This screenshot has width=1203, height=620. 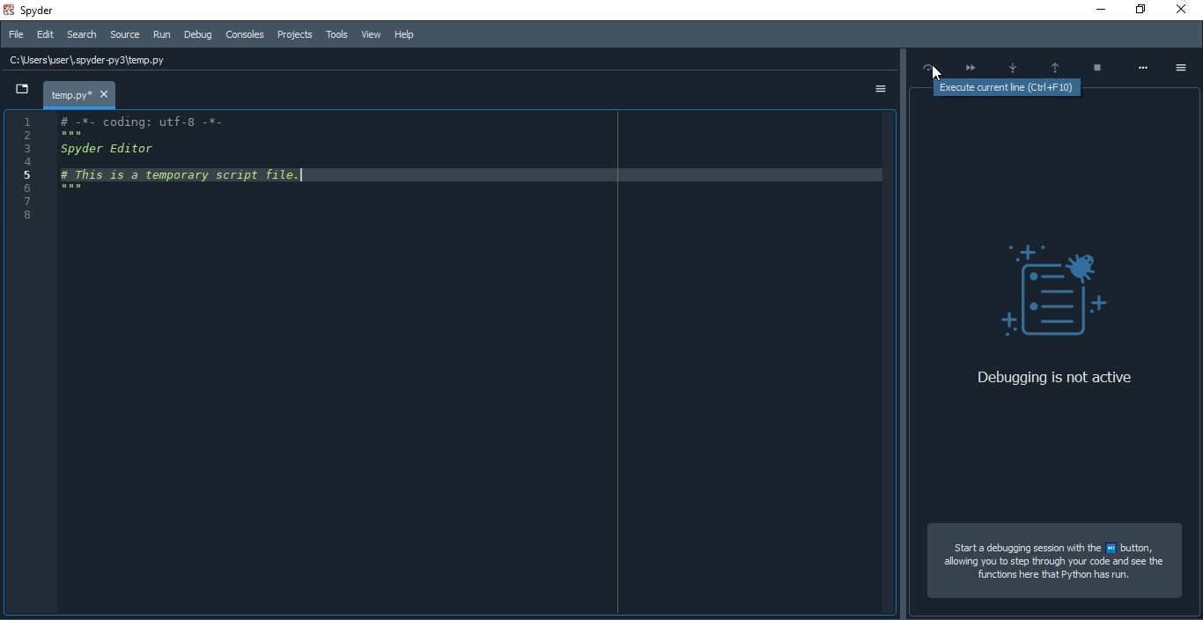 I want to click on Step into function or method, so click(x=1015, y=64).